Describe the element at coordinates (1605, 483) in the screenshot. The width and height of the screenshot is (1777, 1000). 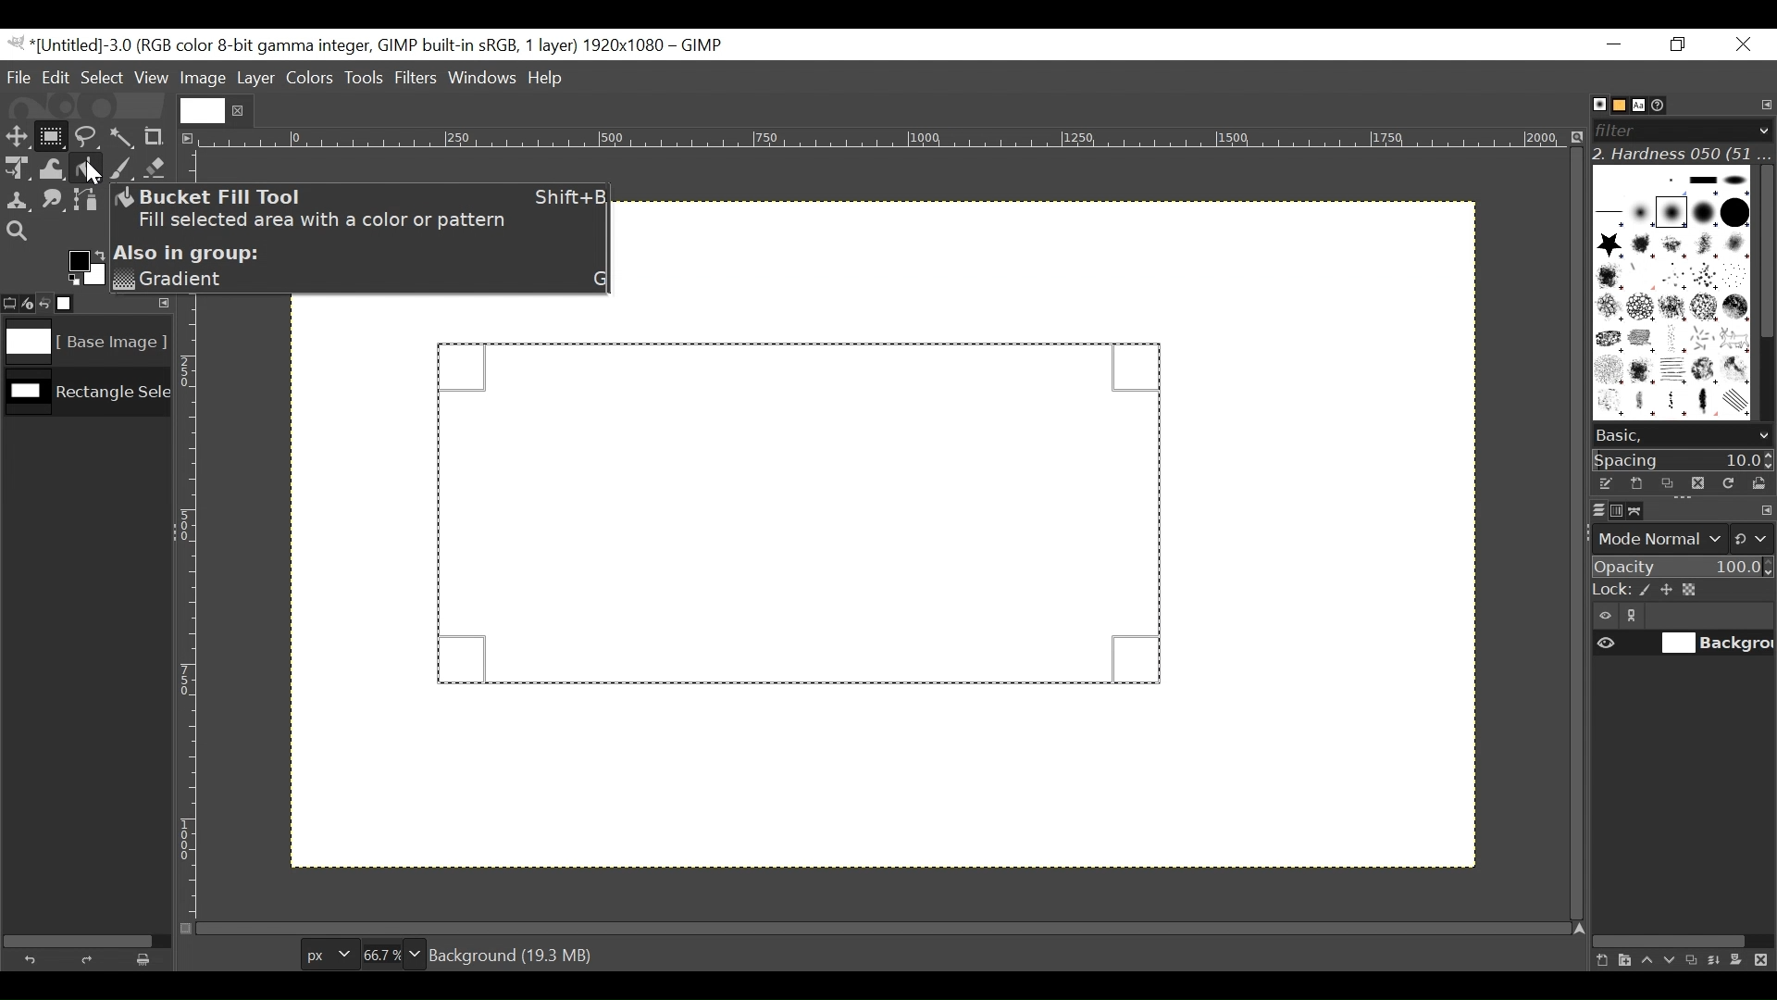
I see `Edit the brush` at that location.